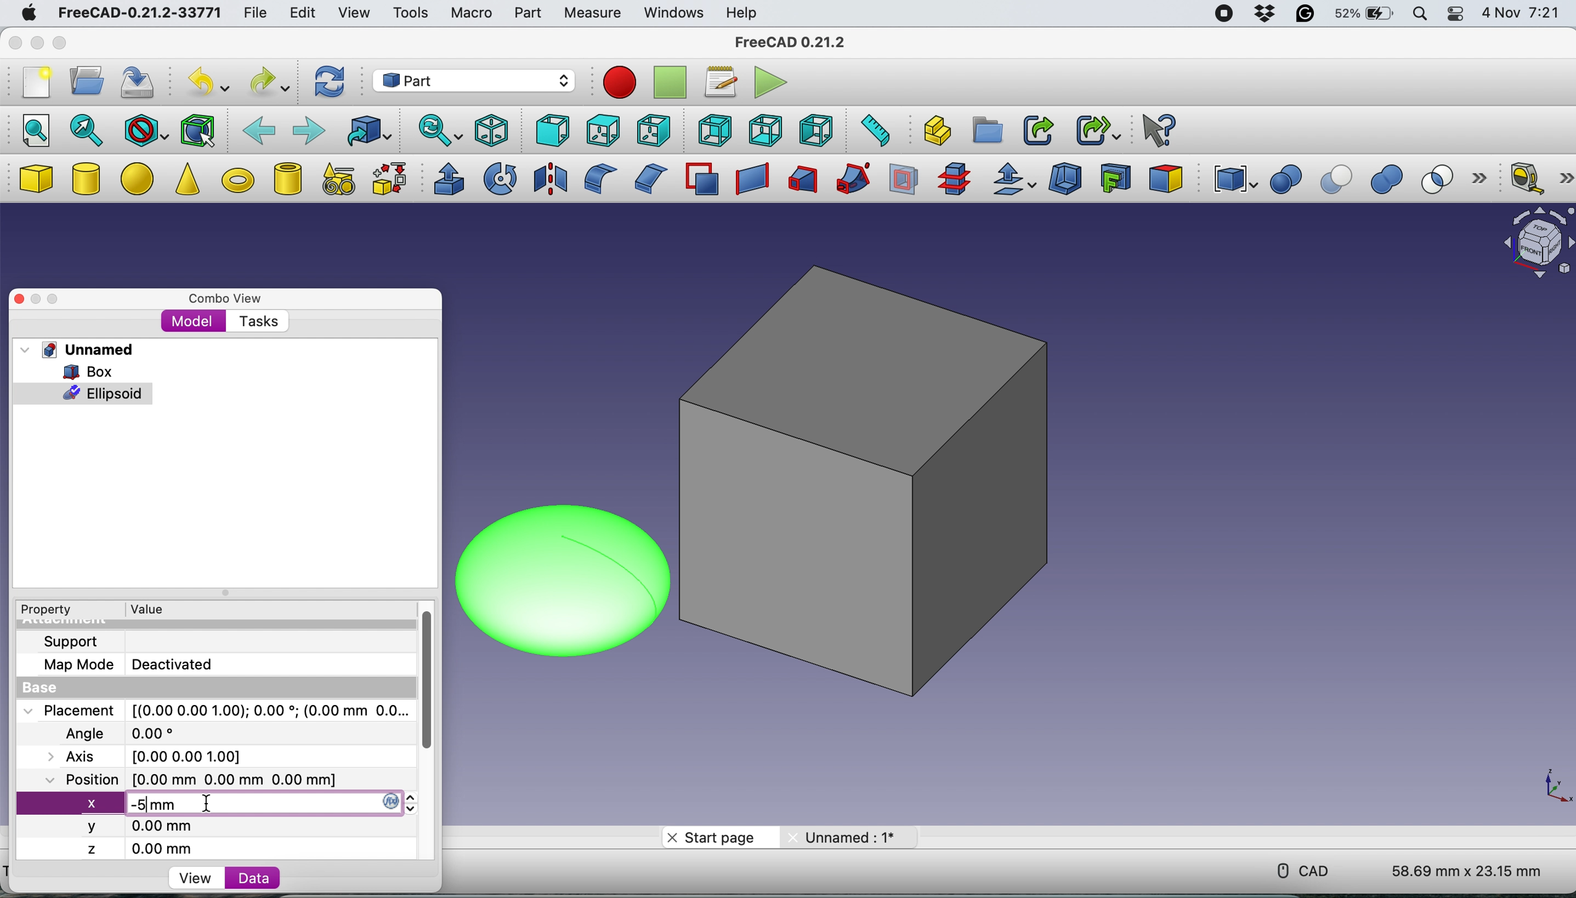 The width and height of the screenshot is (1576, 898). I want to click on record macros, so click(619, 83).